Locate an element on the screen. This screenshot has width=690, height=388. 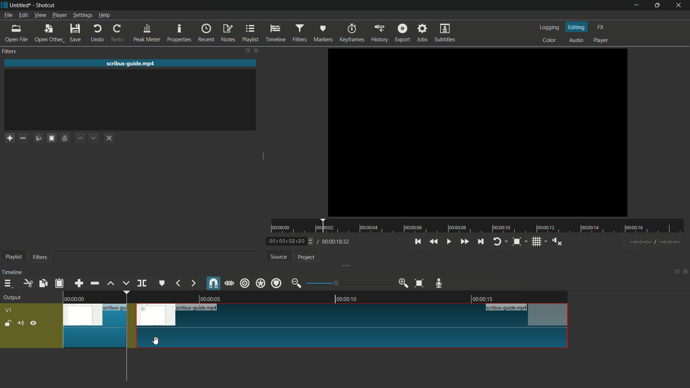
previous marker is located at coordinates (178, 283).